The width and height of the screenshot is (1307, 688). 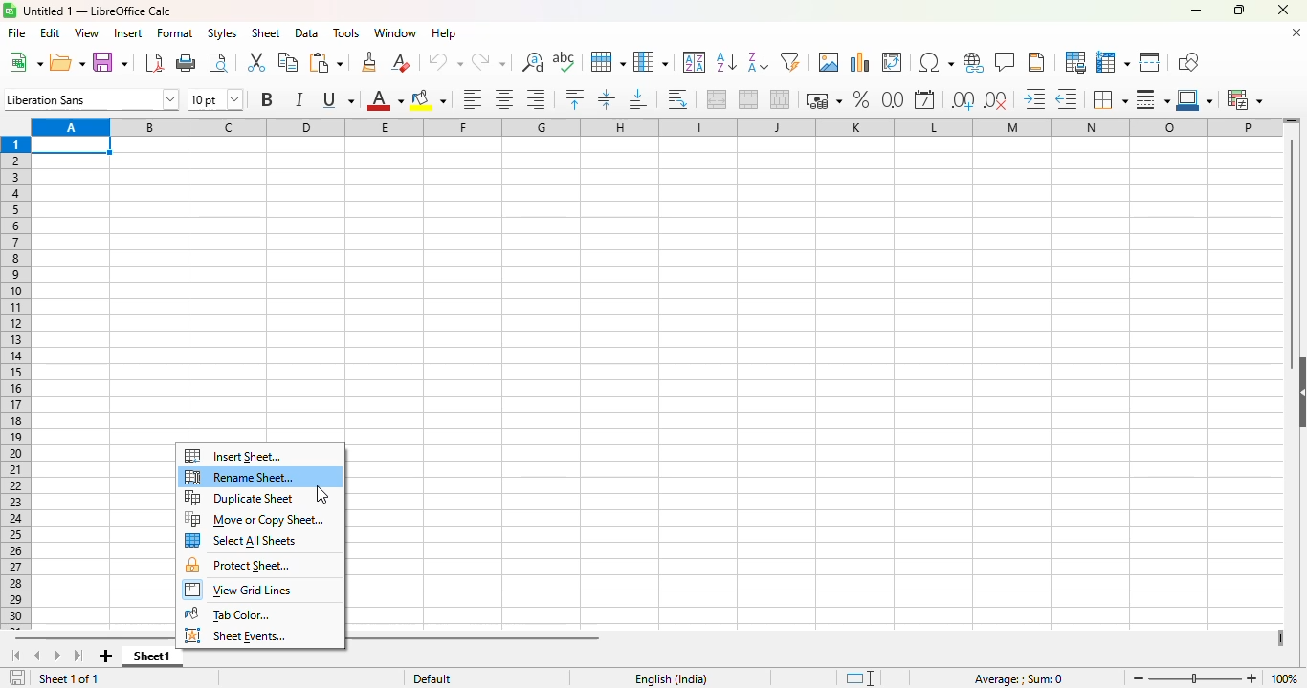 What do you see at coordinates (228, 613) in the screenshot?
I see `tab color` at bounding box center [228, 613].